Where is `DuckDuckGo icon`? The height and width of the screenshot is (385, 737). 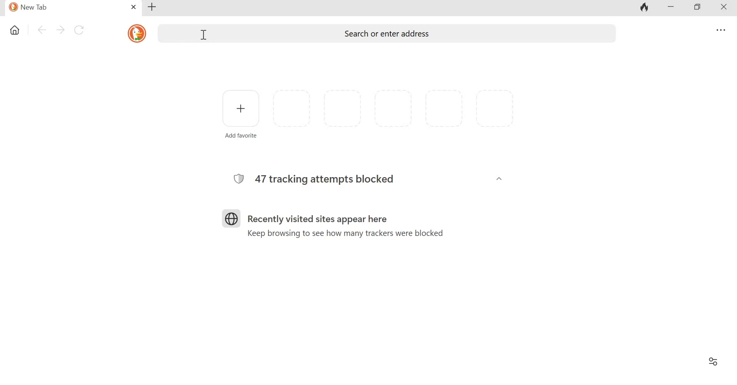 DuckDuckGo icon is located at coordinates (137, 34).